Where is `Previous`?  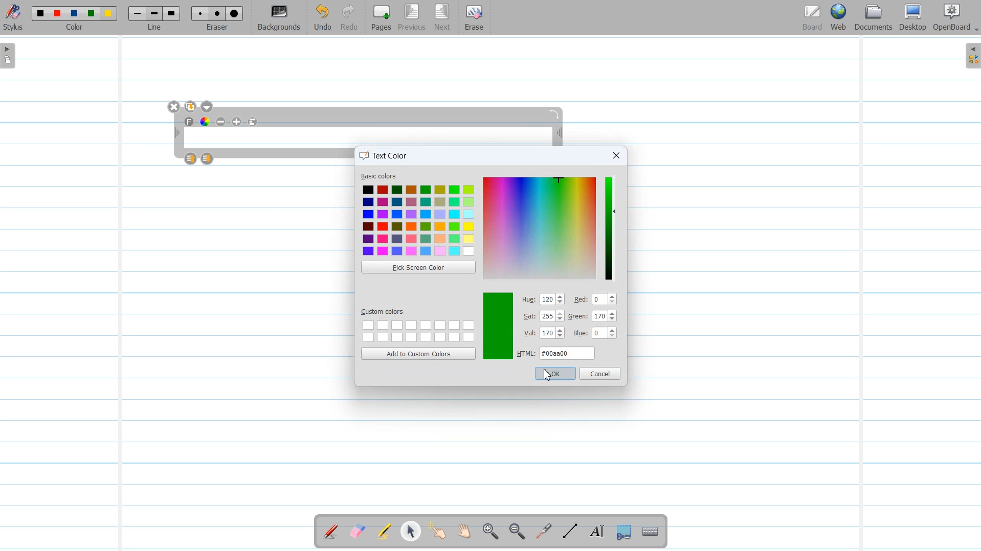 Previous is located at coordinates (413, 18).